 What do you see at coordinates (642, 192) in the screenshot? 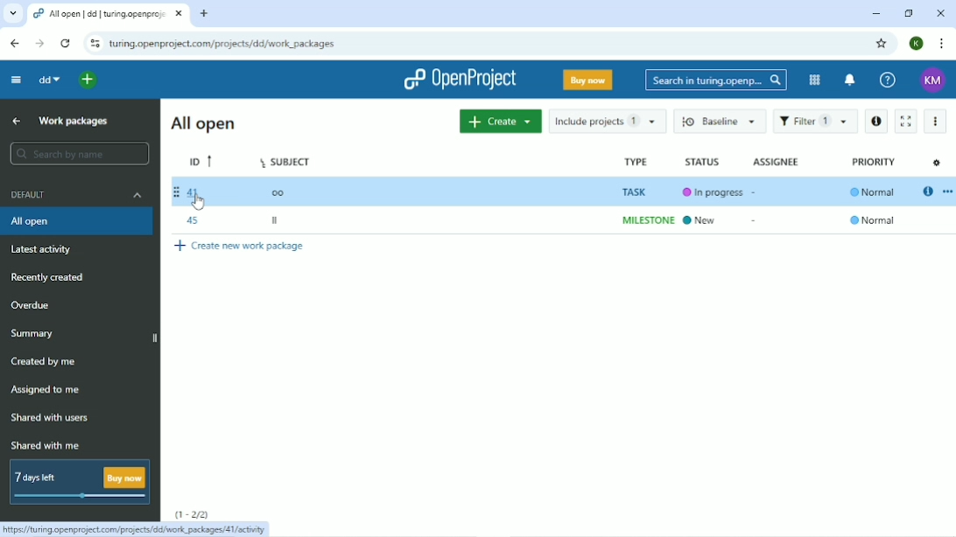
I see `Type` at bounding box center [642, 192].